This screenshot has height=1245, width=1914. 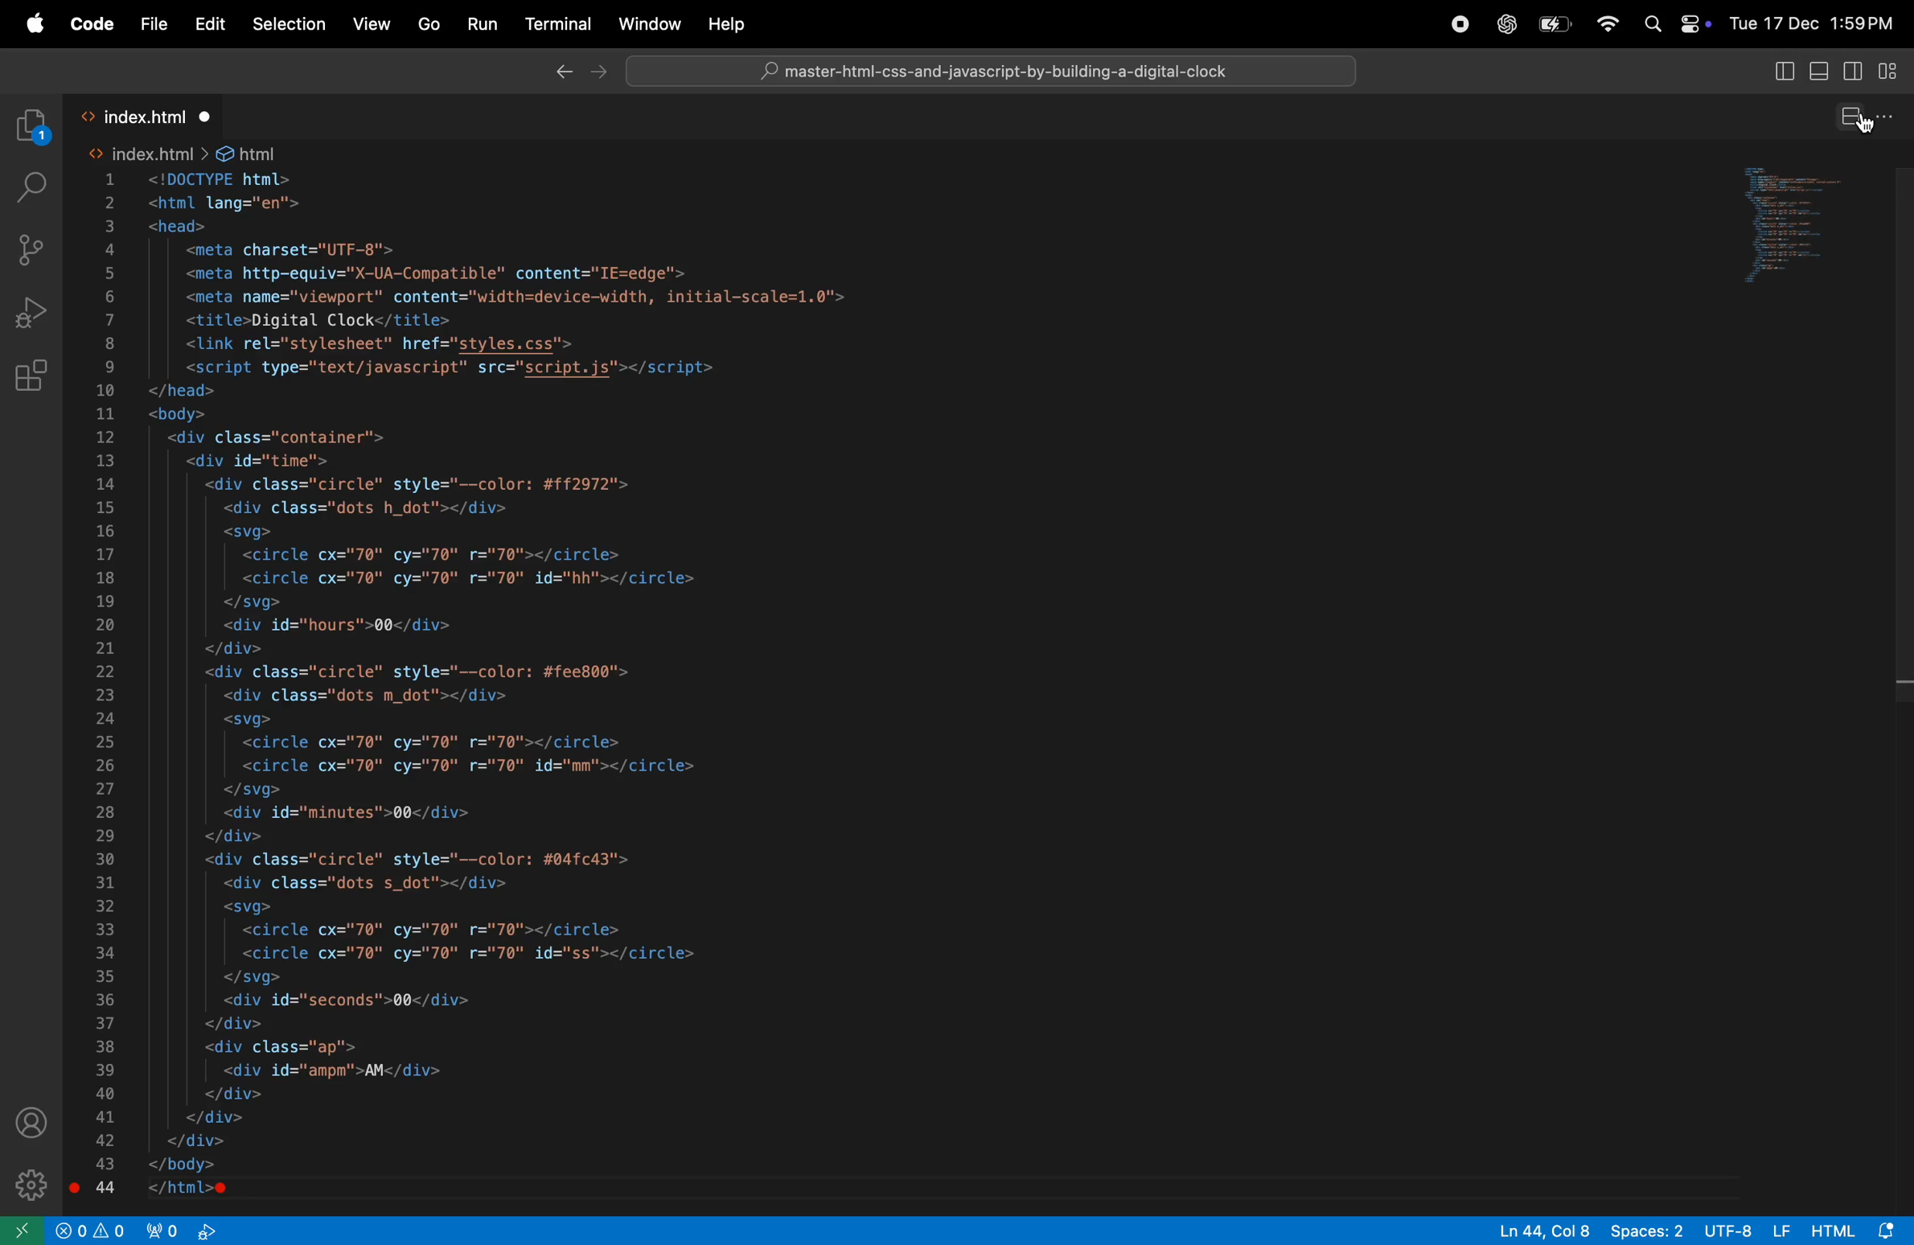 What do you see at coordinates (998, 73) in the screenshot?
I see `master-html-css` at bounding box center [998, 73].